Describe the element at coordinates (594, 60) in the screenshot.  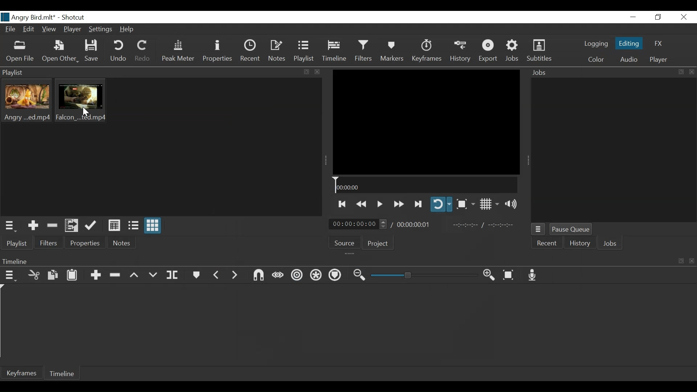
I see `Color` at that location.